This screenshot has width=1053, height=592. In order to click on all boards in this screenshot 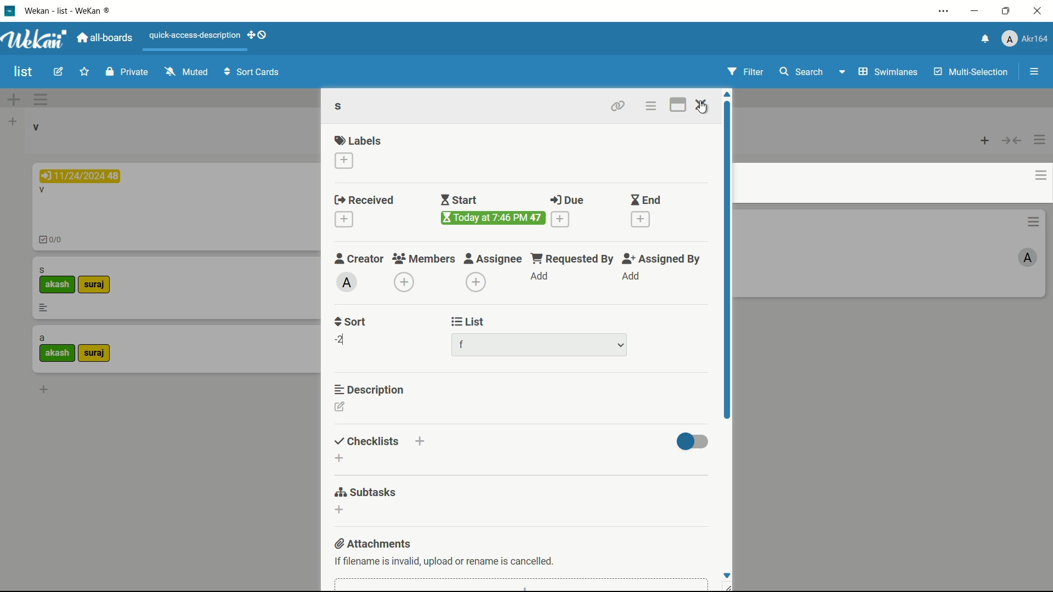, I will do `click(103, 39)`.